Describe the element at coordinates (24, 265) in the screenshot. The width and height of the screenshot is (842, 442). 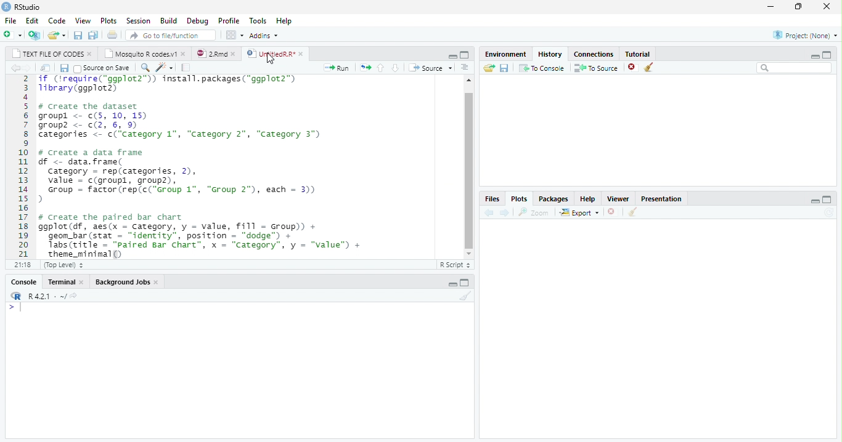
I see `21:18` at that location.